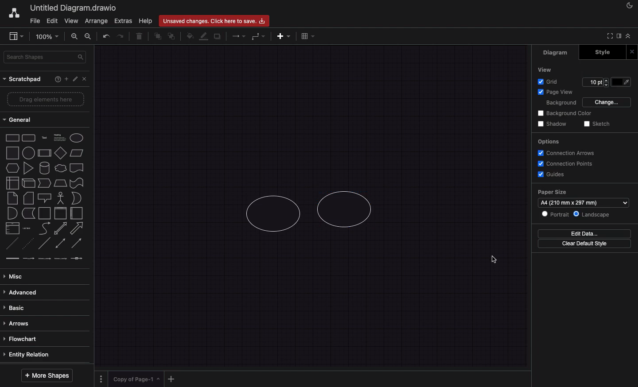 This screenshot has height=387, width=638. What do you see at coordinates (556, 53) in the screenshot?
I see `diagram` at bounding box center [556, 53].